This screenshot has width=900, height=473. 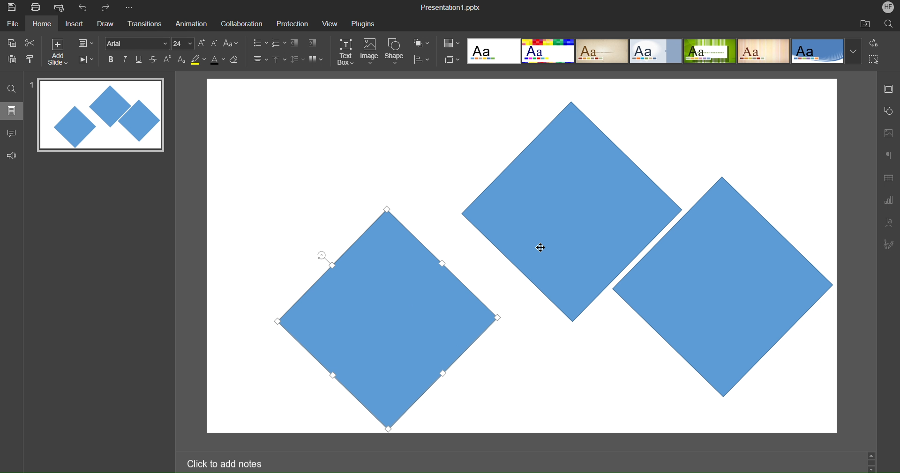 What do you see at coordinates (452, 7) in the screenshot?
I see `Presentation Title` at bounding box center [452, 7].